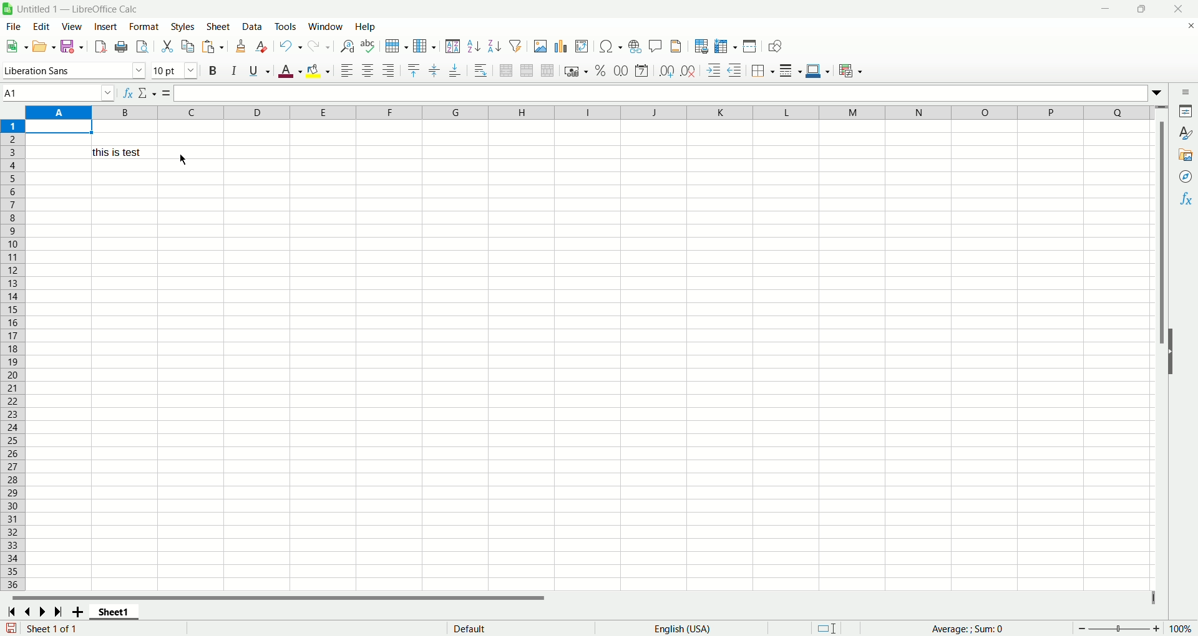 This screenshot has height=636, width=1198. What do you see at coordinates (235, 70) in the screenshot?
I see `italic` at bounding box center [235, 70].